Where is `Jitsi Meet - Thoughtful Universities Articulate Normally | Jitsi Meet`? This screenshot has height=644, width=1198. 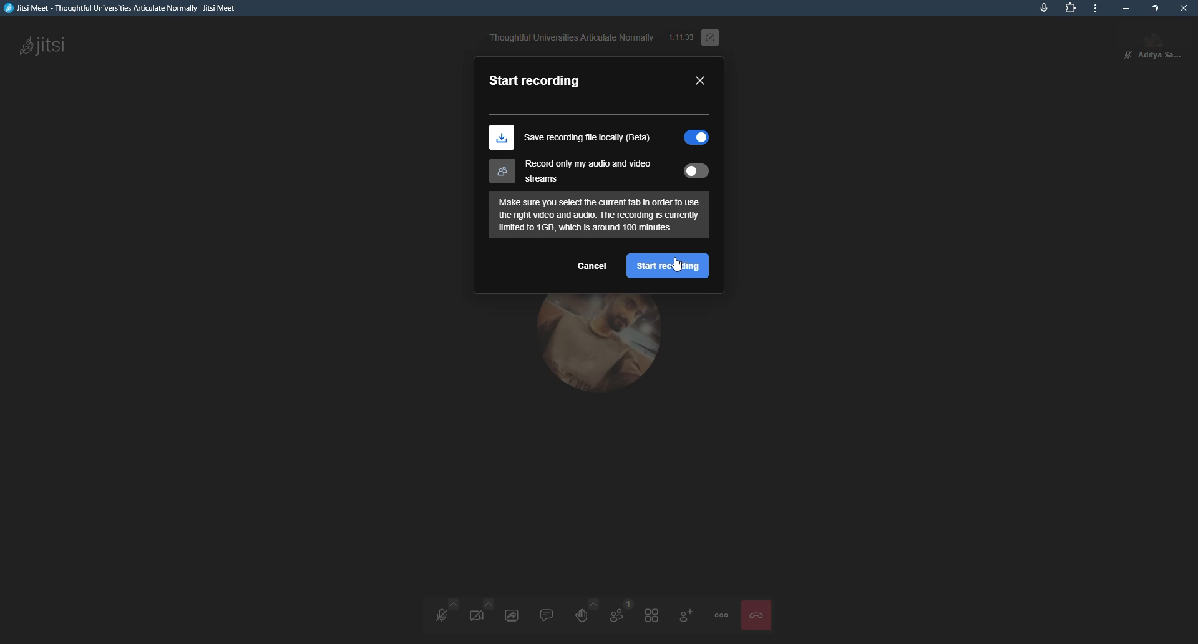
Jitsi Meet - Thoughtful Universities Articulate Normally | Jitsi Meet is located at coordinates (136, 9).